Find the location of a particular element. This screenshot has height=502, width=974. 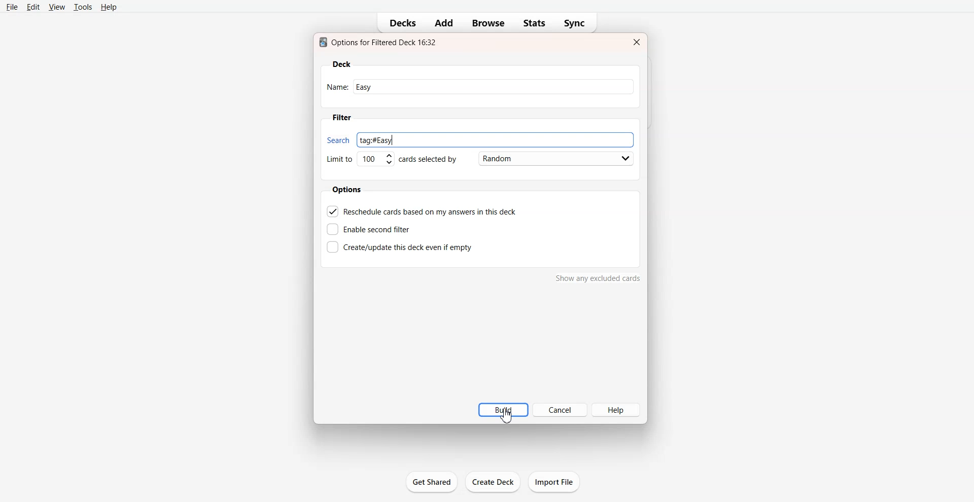

Edit is located at coordinates (34, 7).